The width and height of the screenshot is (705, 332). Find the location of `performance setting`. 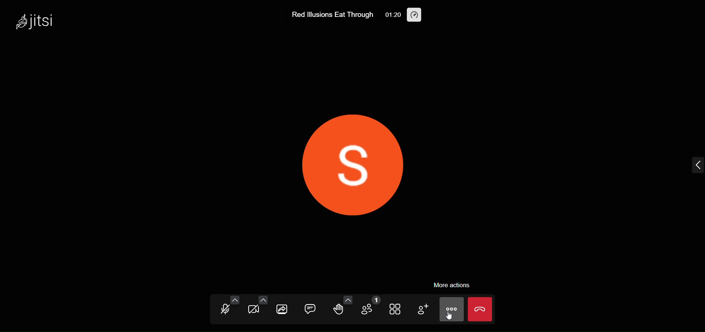

performance setting is located at coordinates (414, 15).